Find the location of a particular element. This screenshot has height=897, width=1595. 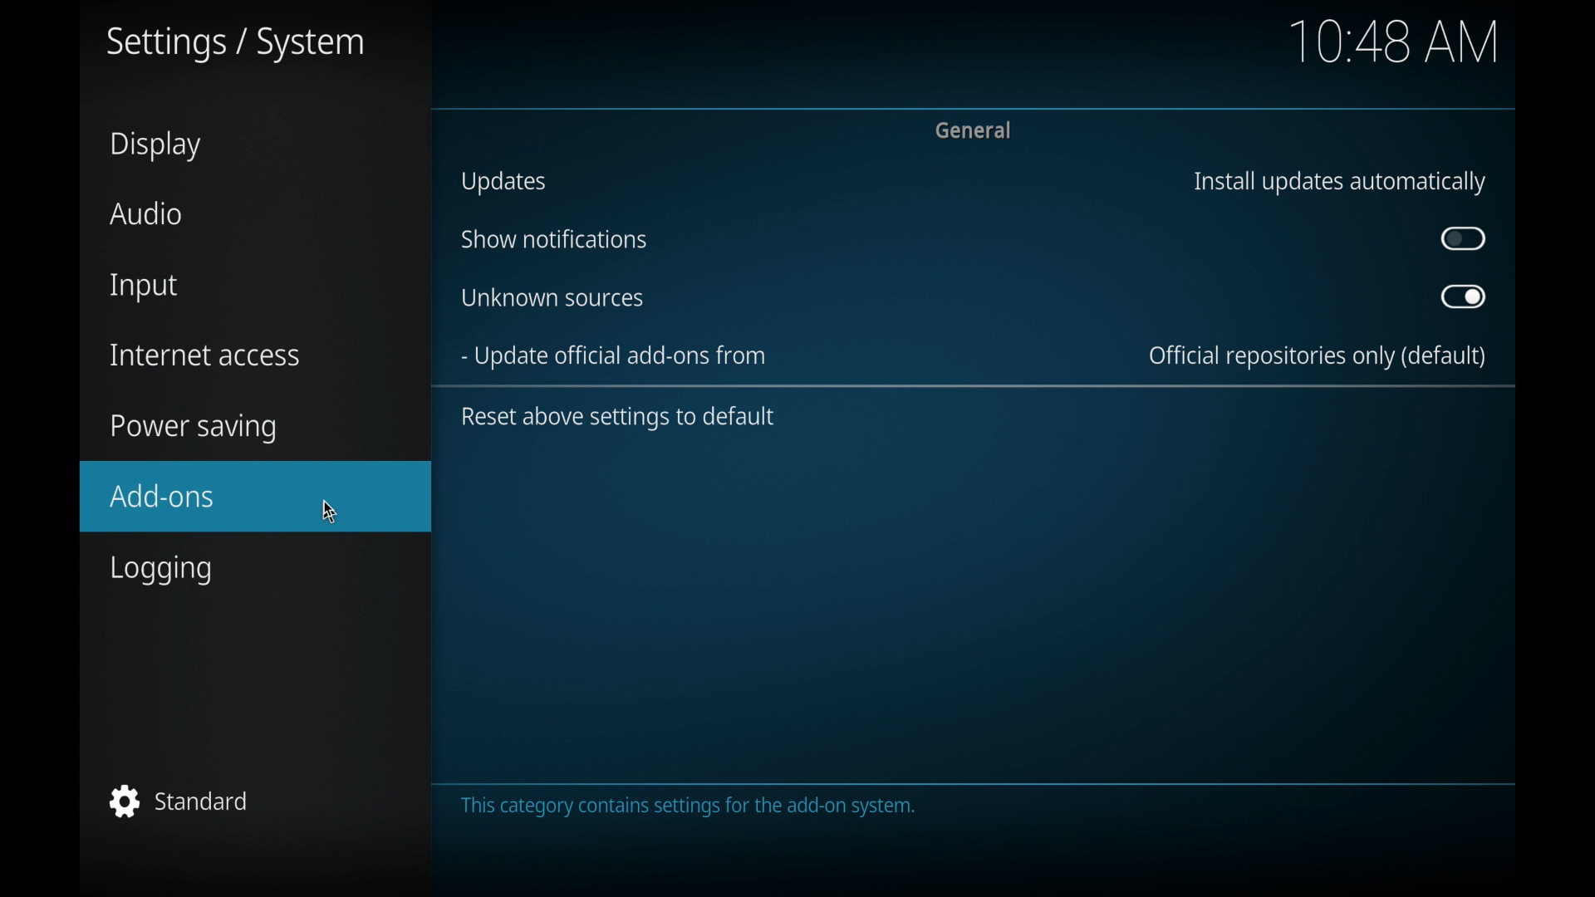

install updates automatically is located at coordinates (1340, 184).